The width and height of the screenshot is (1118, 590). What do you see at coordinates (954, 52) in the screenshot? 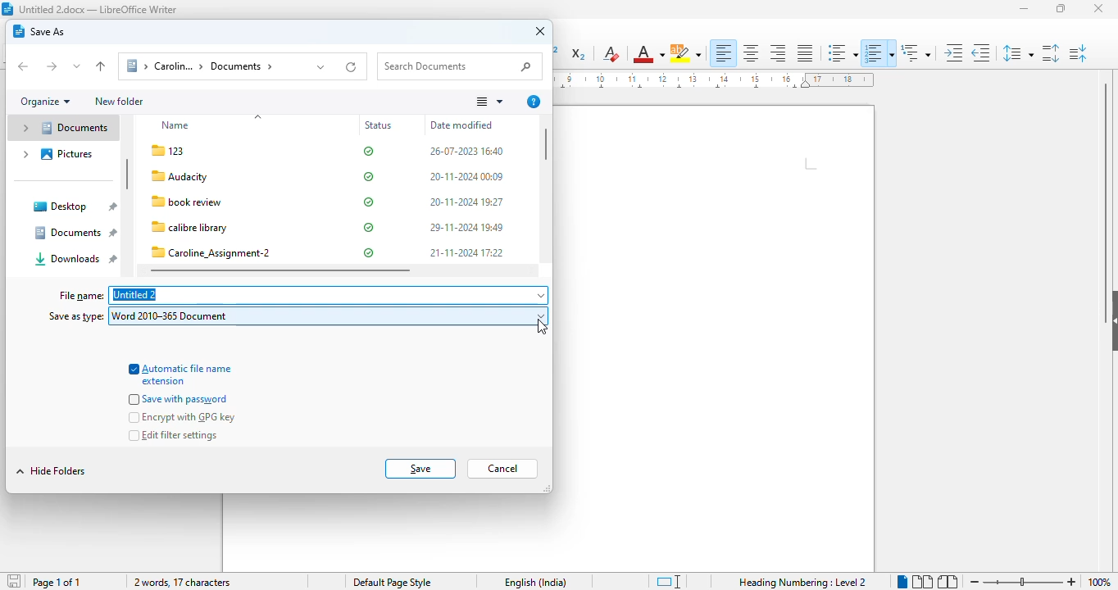
I see `increase indent` at bounding box center [954, 52].